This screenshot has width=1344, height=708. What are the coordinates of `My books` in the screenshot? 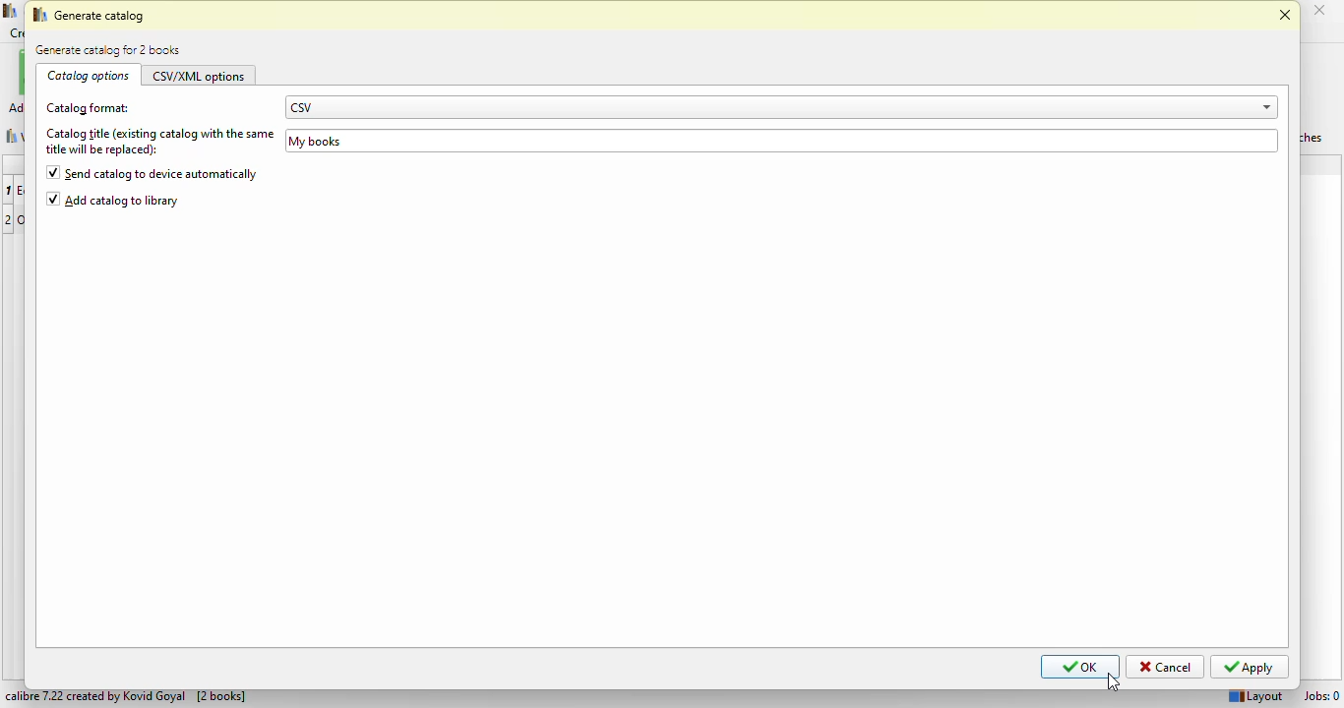 It's located at (782, 141).